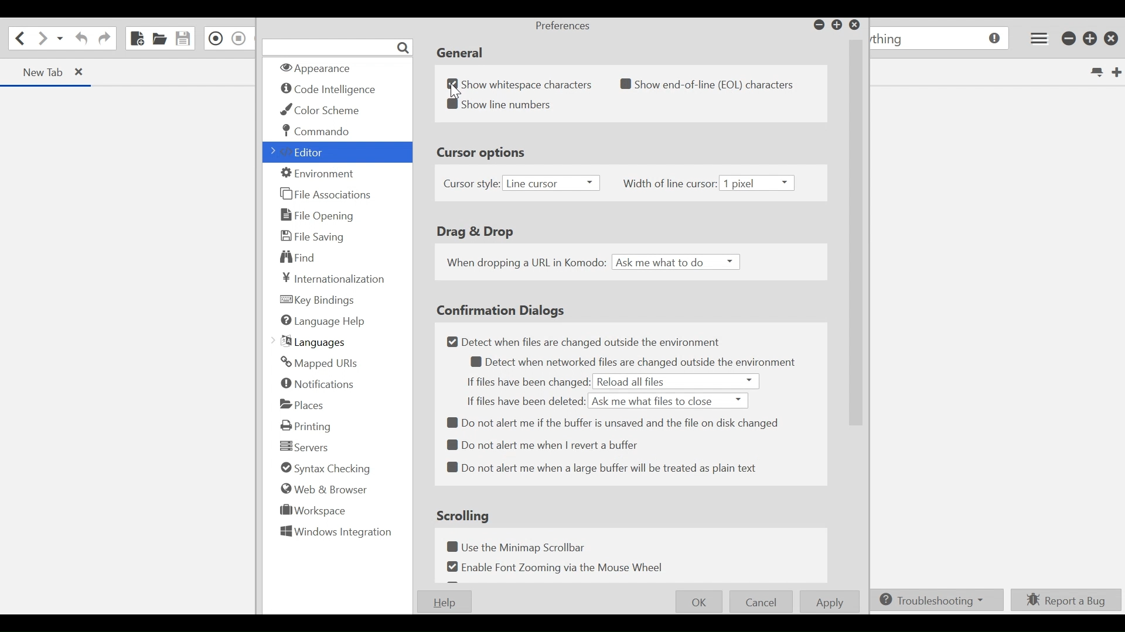 This screenshot has height=632, width=1125. Describe the element at coordinates (1064, 600) in the screenshot. I see `Report a bug` at that location.